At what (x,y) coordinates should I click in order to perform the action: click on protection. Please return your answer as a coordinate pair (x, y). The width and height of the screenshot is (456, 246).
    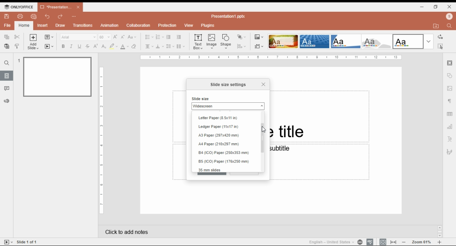
    Looking at the image, I should click on (167, 26).